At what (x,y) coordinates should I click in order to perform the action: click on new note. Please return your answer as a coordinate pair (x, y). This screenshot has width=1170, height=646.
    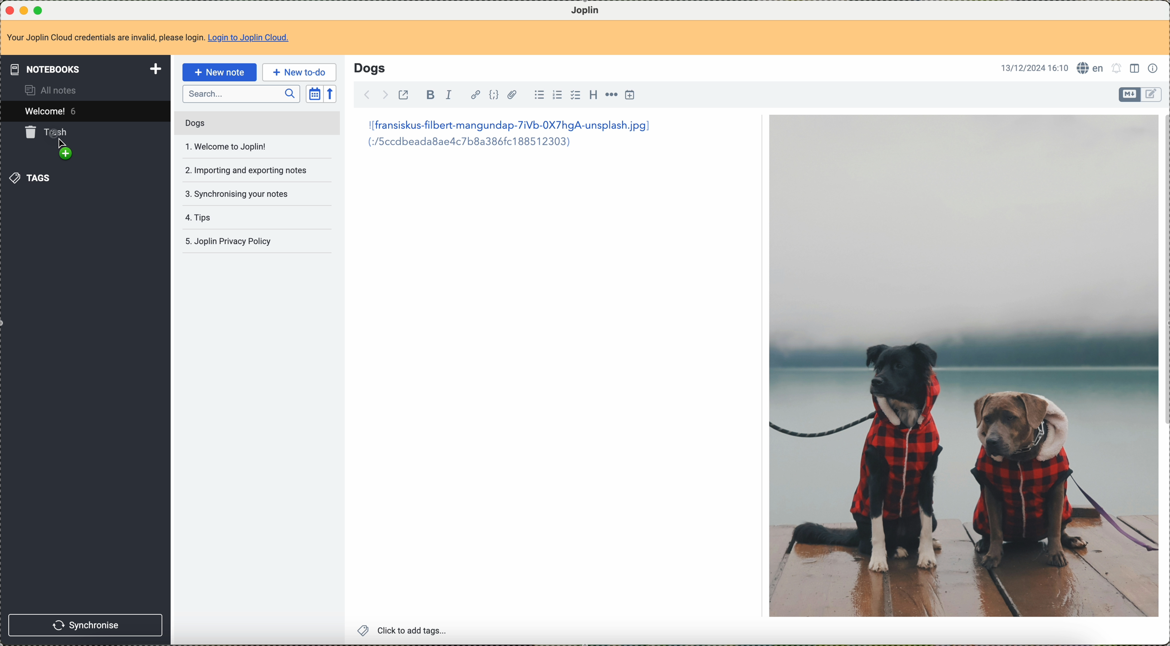
    Looking at the image, I should click on (218, 72).